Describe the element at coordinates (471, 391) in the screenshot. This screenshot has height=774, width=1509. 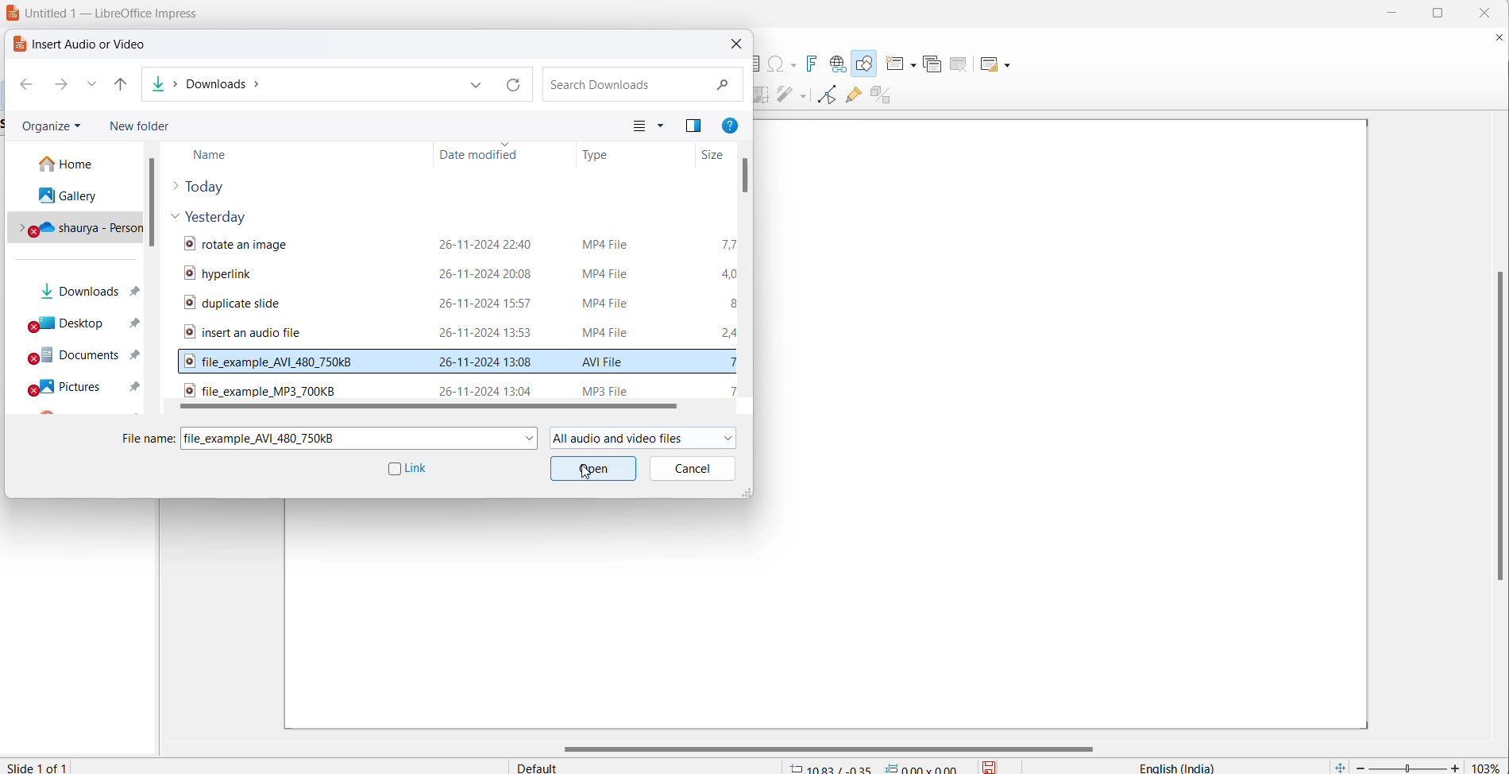
I see `hover text` at that location.